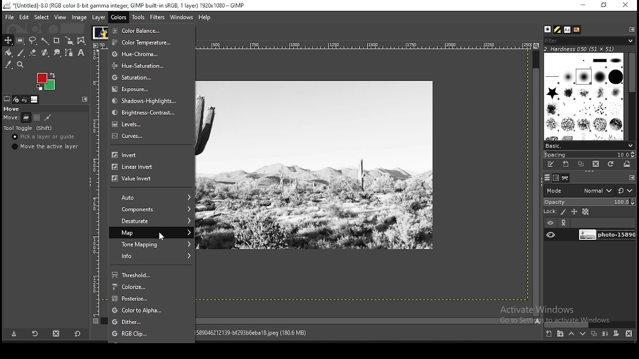  Describe the element at coordinates (606, 334) in the screenshot. I see `merge layer` at that location.